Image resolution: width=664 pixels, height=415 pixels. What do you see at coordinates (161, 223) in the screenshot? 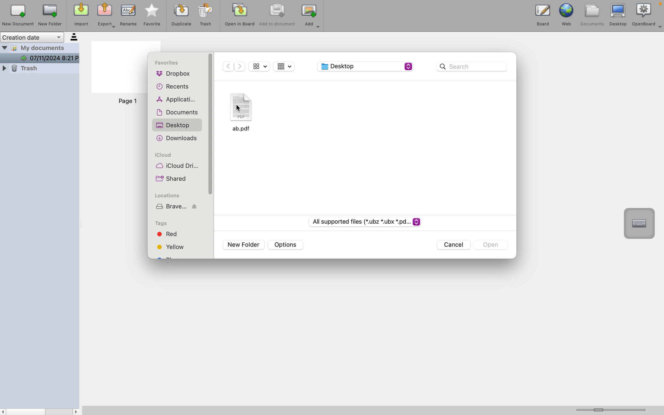
I see `tags` at bounding box center [161, 223].